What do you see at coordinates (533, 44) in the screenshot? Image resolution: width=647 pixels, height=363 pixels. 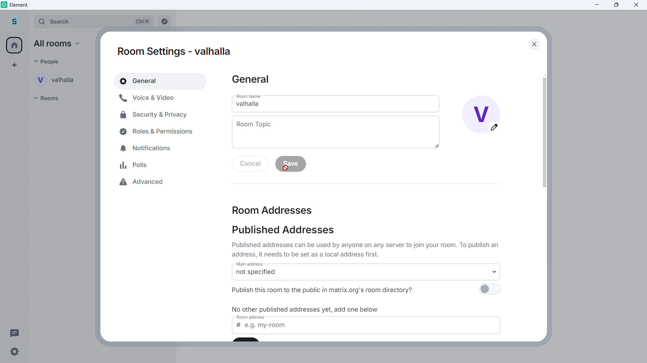 I see `Close ` at bounding box center [533, 44].